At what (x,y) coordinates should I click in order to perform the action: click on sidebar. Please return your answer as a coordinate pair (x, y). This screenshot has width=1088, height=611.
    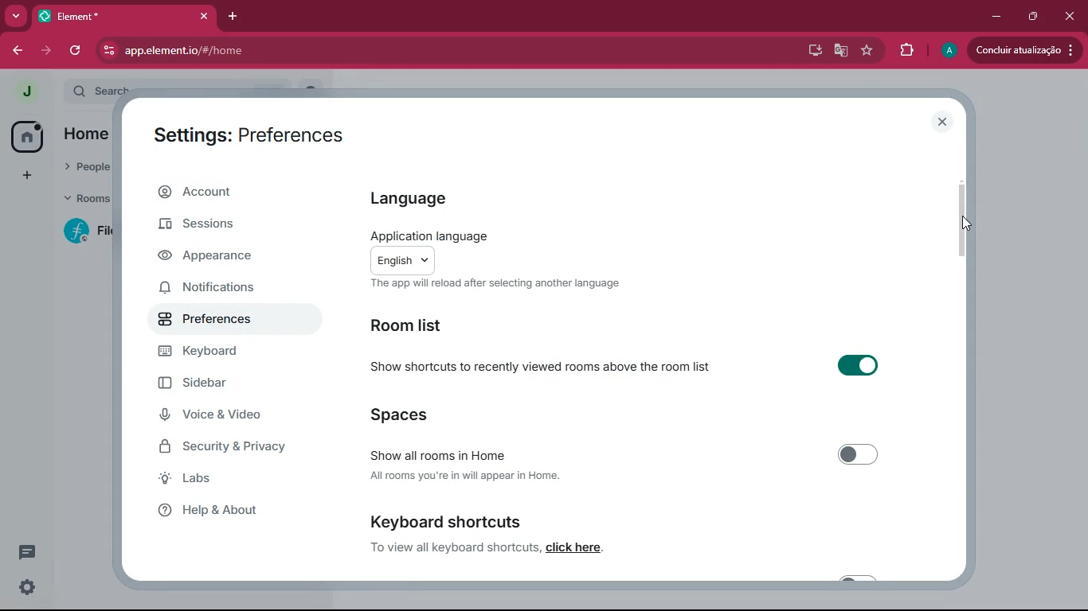
    Looking at the image, I should click on (221, 383).